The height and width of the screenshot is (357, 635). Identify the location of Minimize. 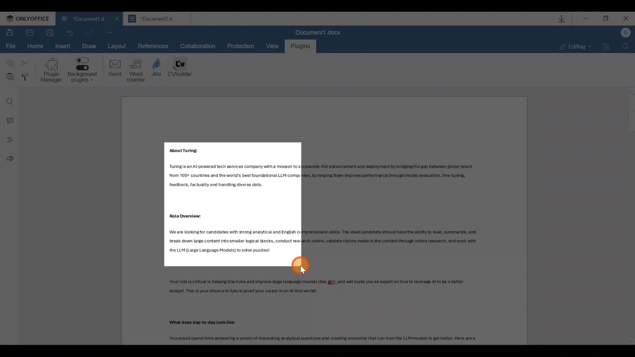
(585, 20).